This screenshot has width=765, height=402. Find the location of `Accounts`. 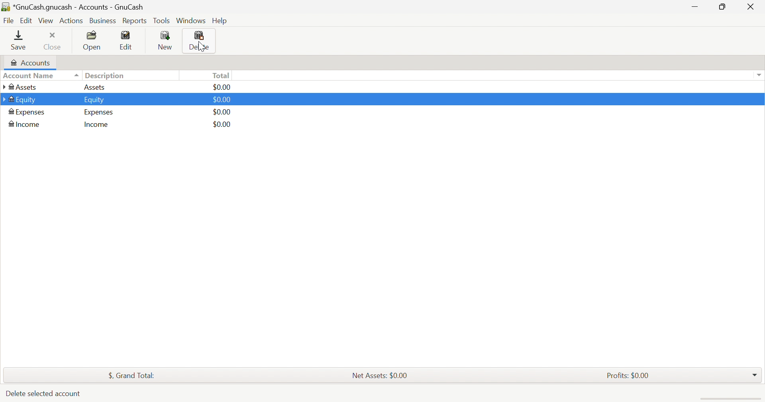

Accounts is located at coordinates (30, 62).